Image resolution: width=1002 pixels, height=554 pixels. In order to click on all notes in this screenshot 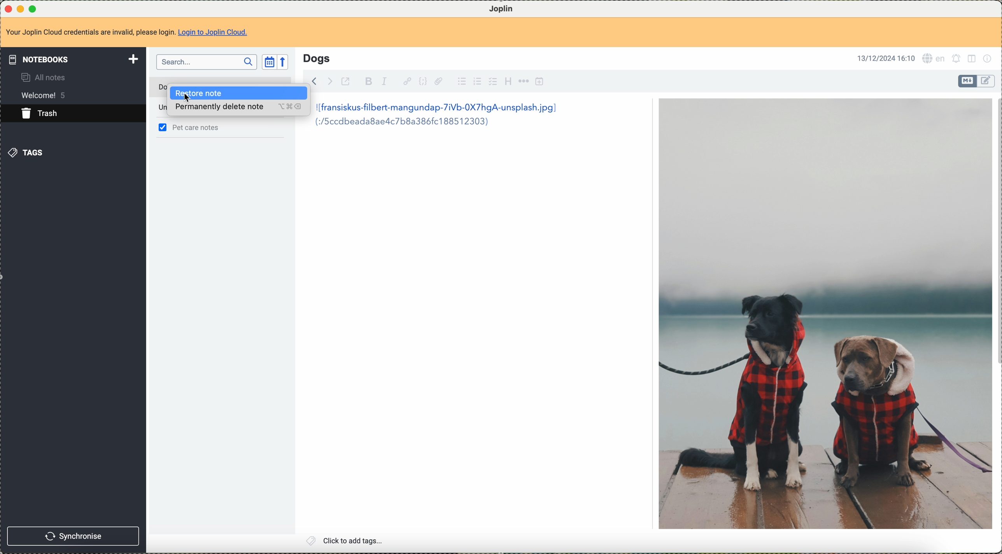, I will do `click(45, 77)`.